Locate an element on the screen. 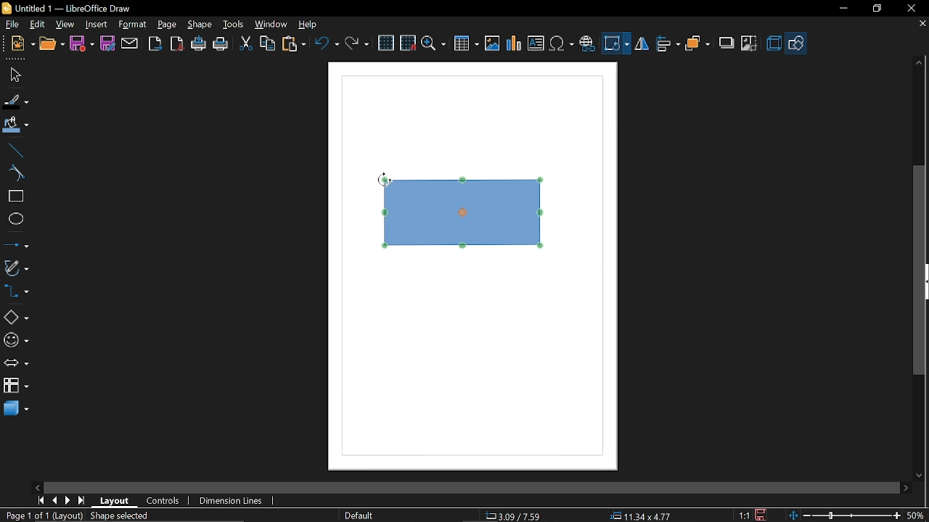  basic shapes is located at coordinates (16, 318).